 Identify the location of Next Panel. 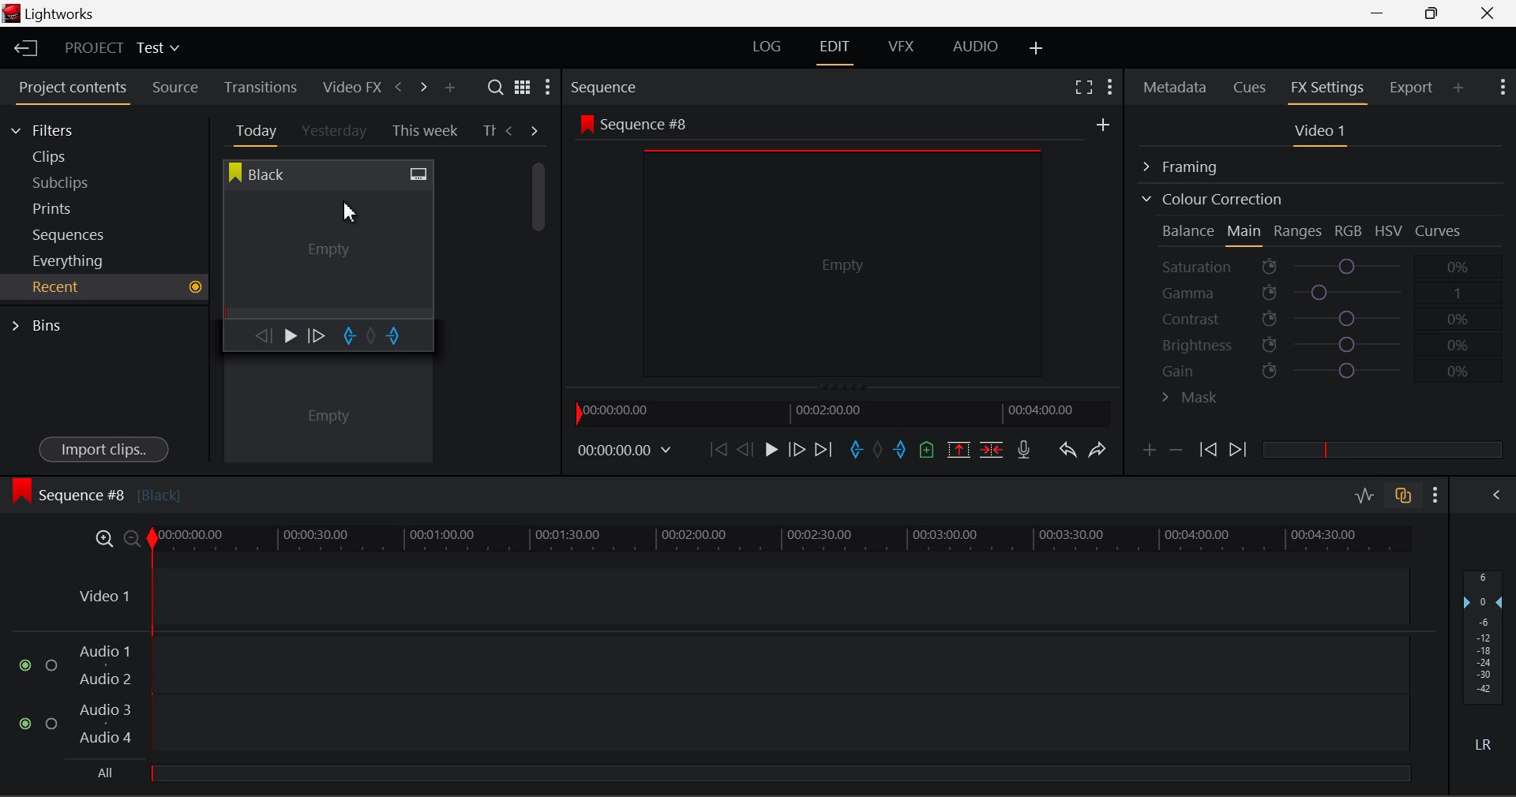
(421, 86).